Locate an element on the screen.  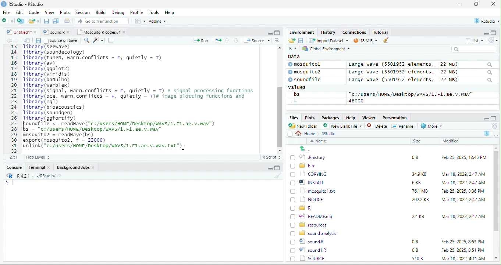
 More  is located at coordinates (431, 126).